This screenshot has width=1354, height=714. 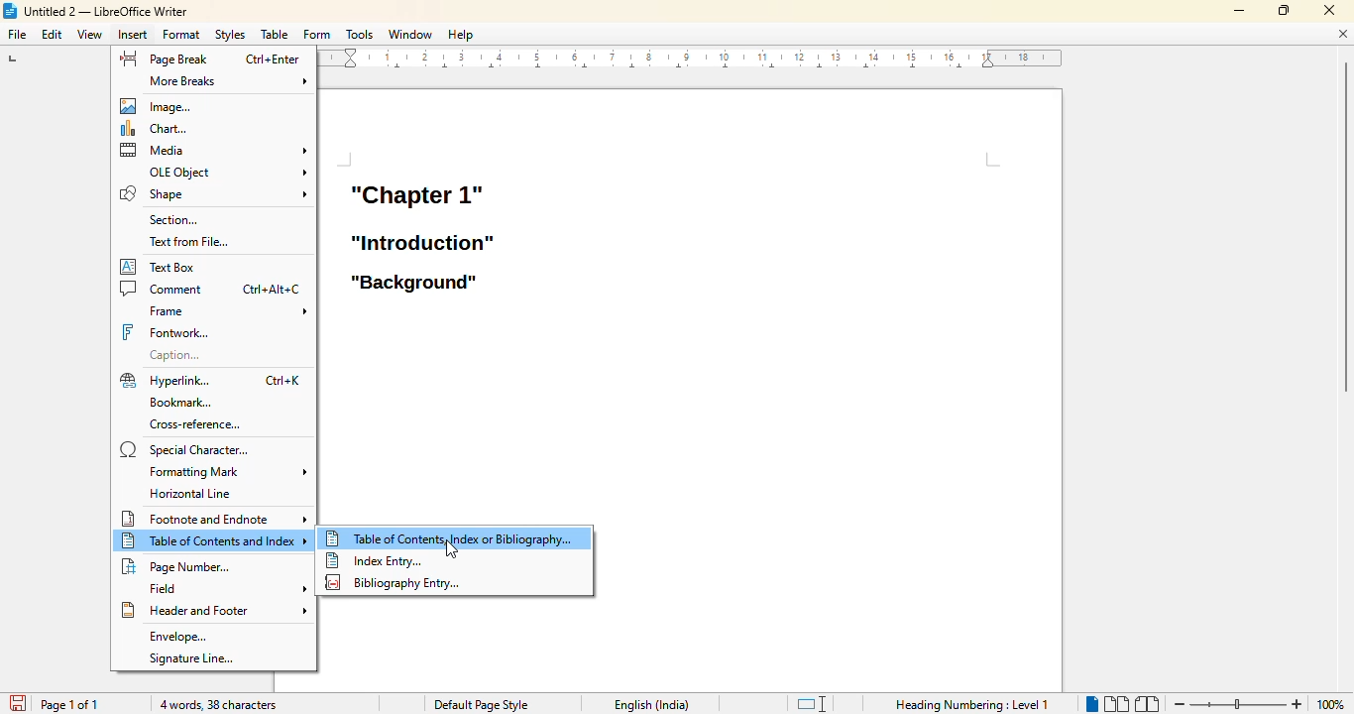 I want to click on zoom in, so click(x=1298, y=704).